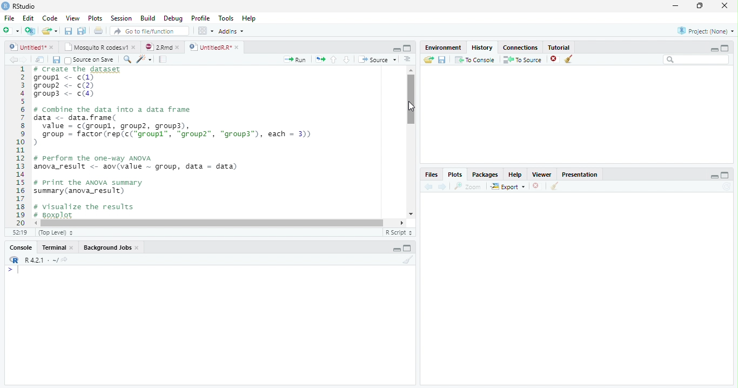 This screenshot has height=388, width=738. I want to click on background jobs, so click(112, 249).